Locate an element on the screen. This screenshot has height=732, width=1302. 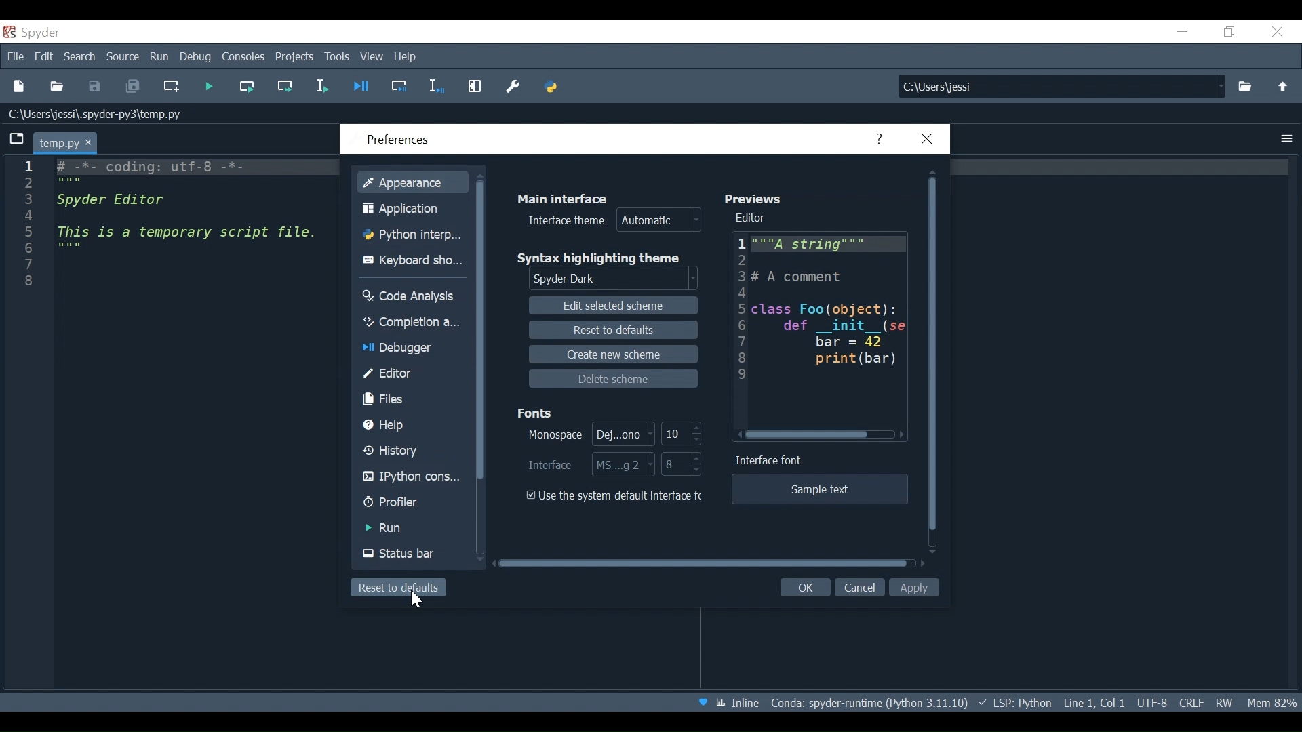
Current Tab is located at coordinates (64, 141).